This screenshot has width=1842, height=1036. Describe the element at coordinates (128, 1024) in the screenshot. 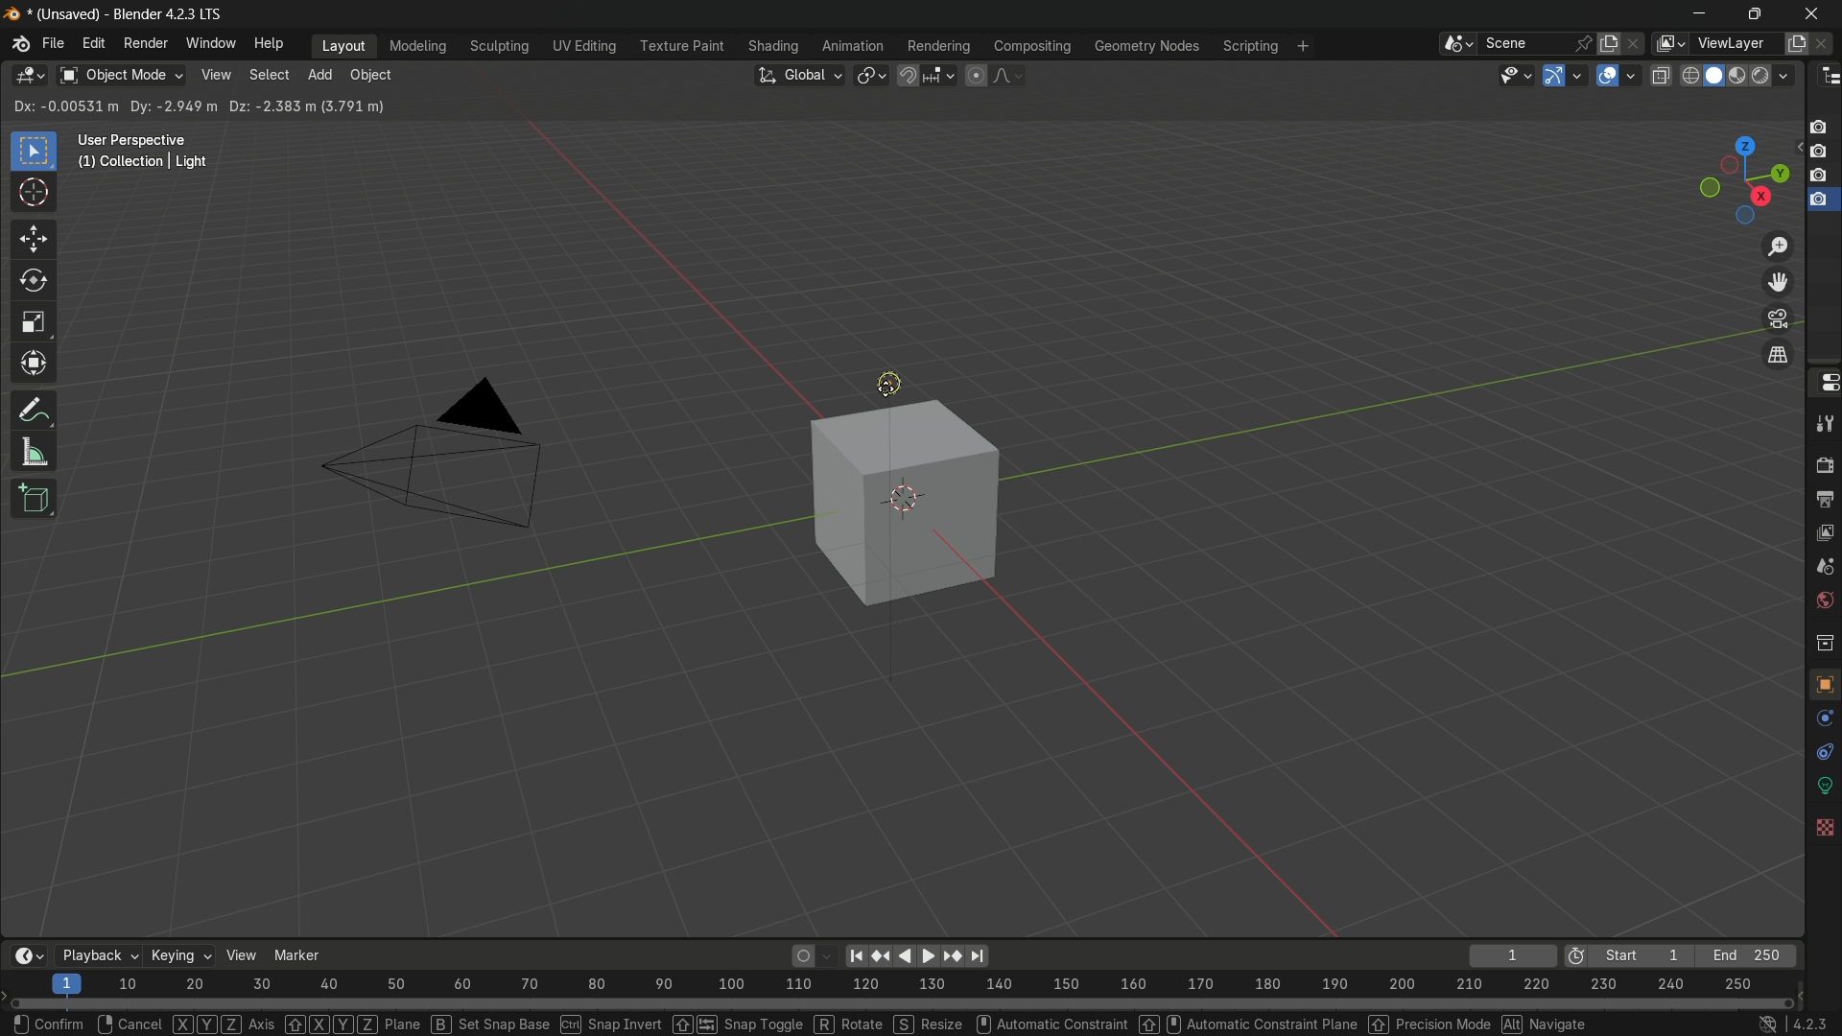

I see `cancel` at that location.